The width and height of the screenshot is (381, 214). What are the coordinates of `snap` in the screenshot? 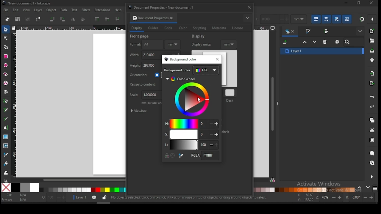 It's located at (362, 19).